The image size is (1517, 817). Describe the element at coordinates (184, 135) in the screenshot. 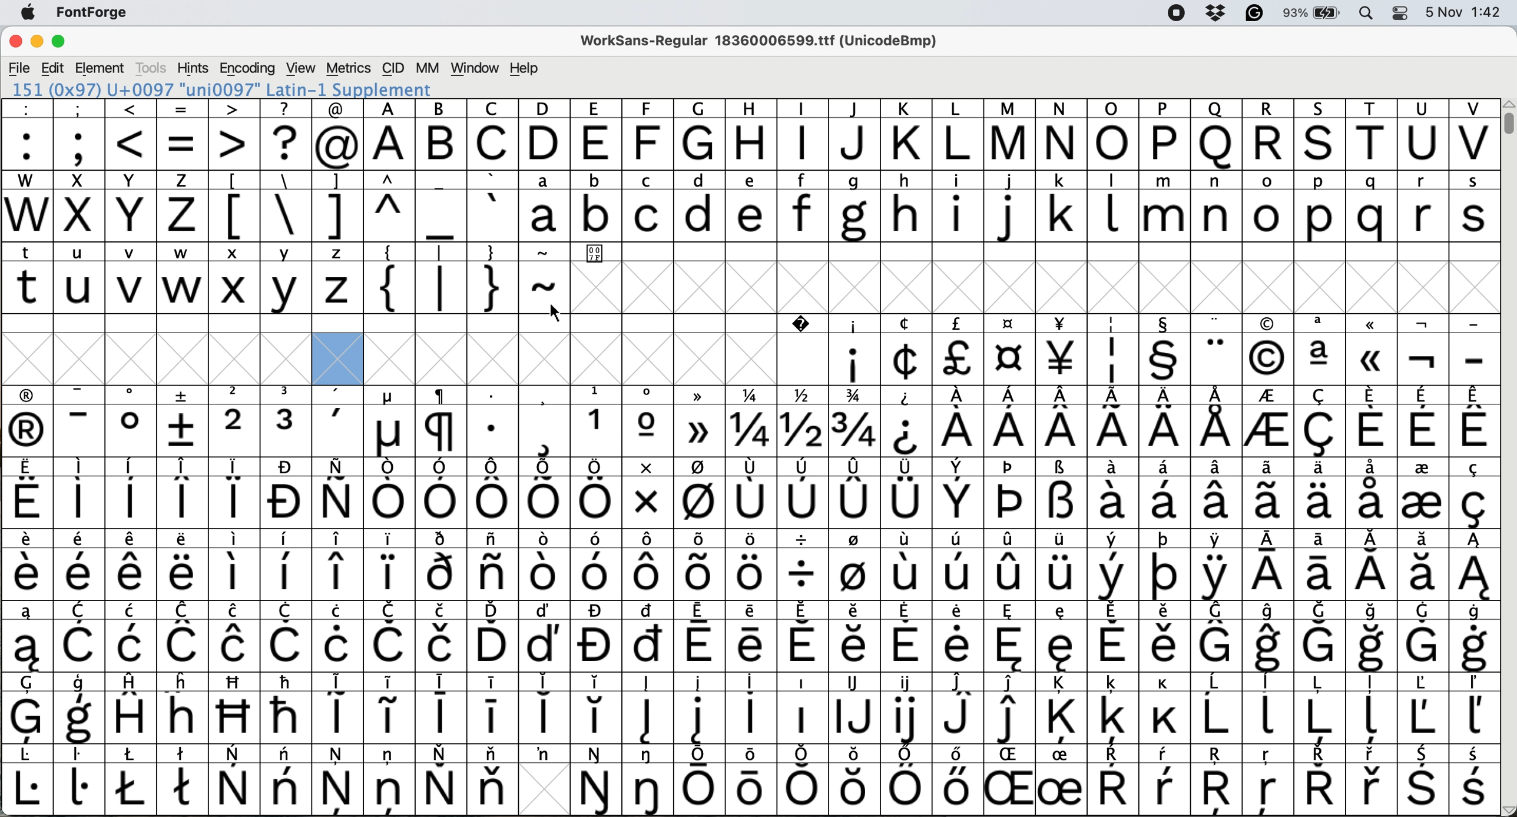

I see `=` at that location.